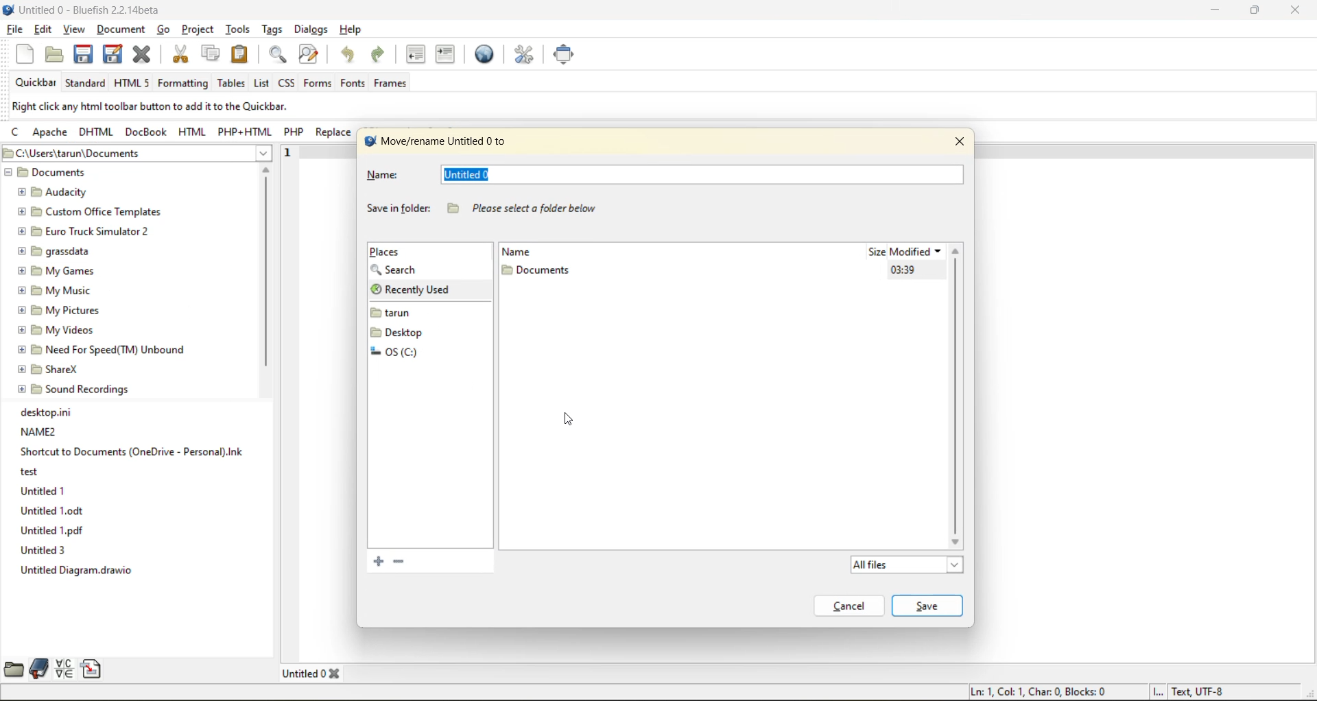  What do you see at coordinates (313, 672) in the screenshot?
I see `tabs` at bounding box center [313, 672].